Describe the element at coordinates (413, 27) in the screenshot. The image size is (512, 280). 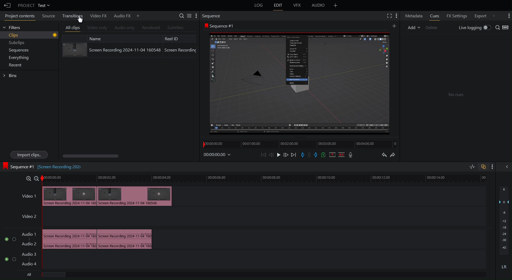
I see `Add ` at that location.